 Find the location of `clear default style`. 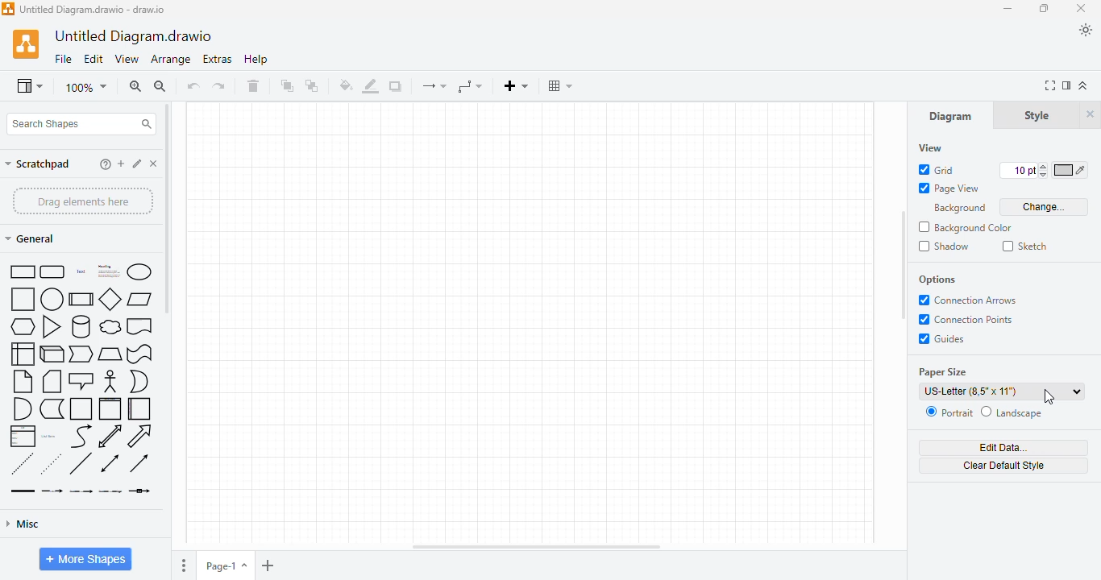

clear default style is located at coordinates (1005, 466).